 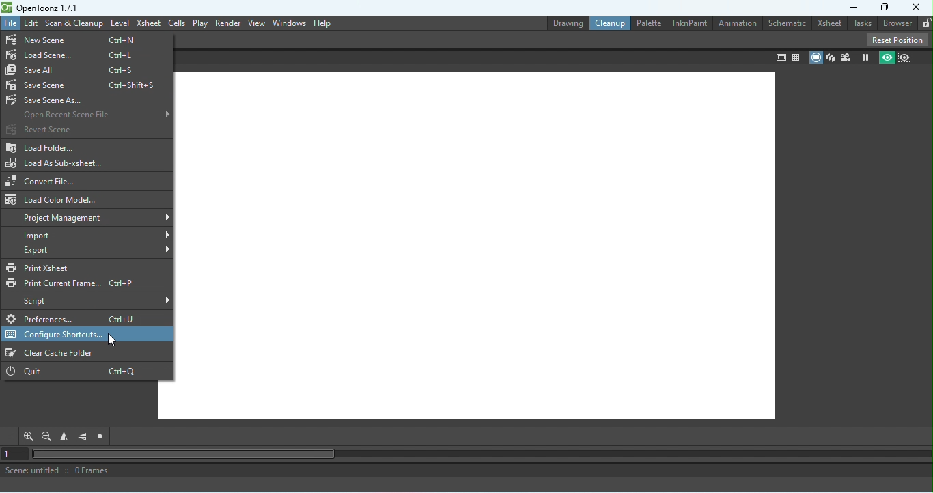 What do you see at coordinates (67, 180) in the screenshot?
I see `Convert file` at bounding box center [67, 180].